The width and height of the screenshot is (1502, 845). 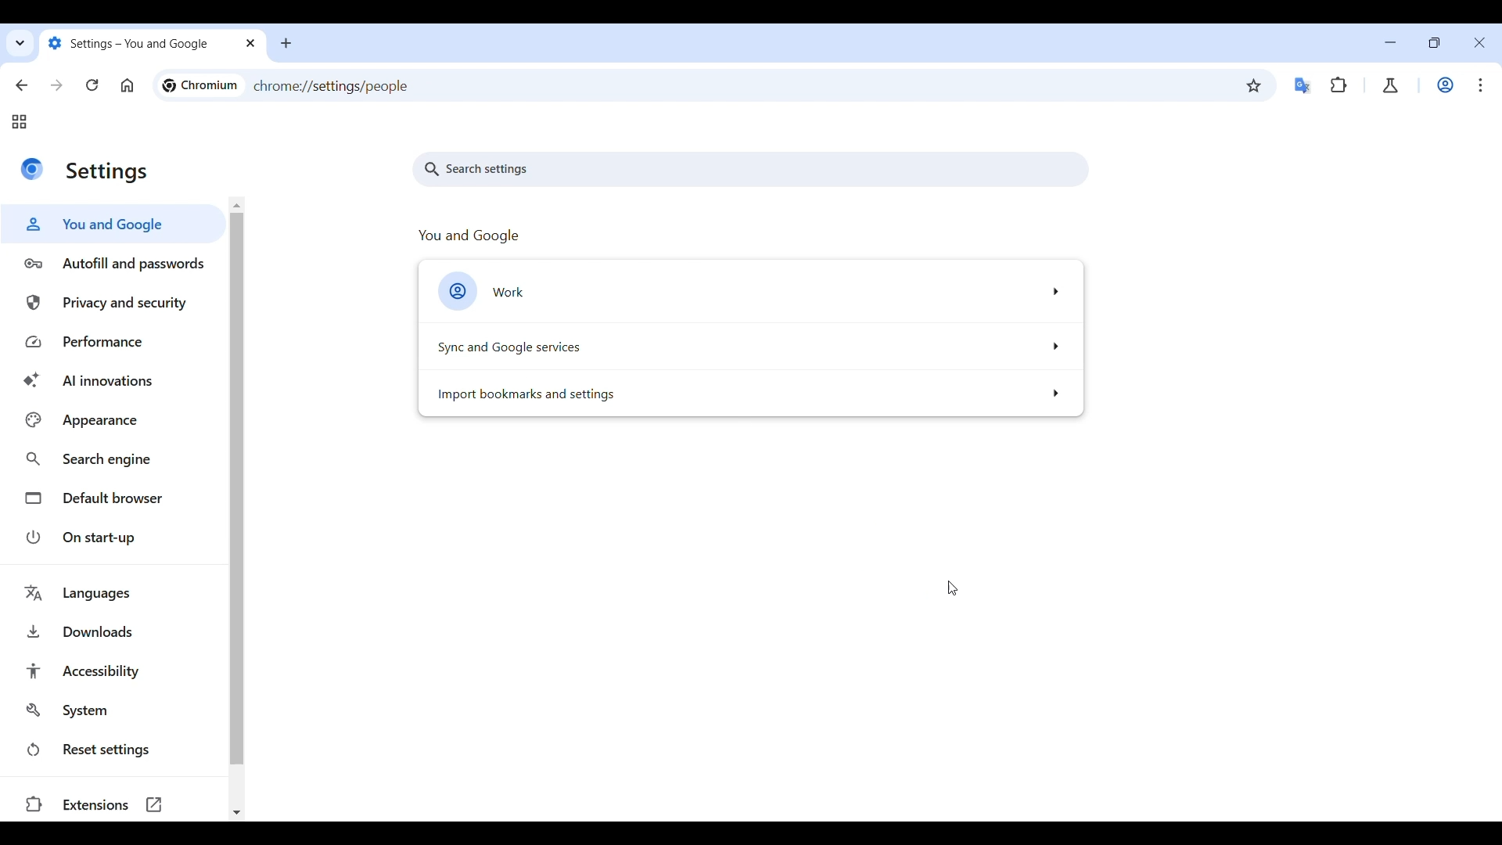 What do you see at coordinates (749, 347) in the screenshot?
I see `Sync and Google services` at bounding box center [749, 347].